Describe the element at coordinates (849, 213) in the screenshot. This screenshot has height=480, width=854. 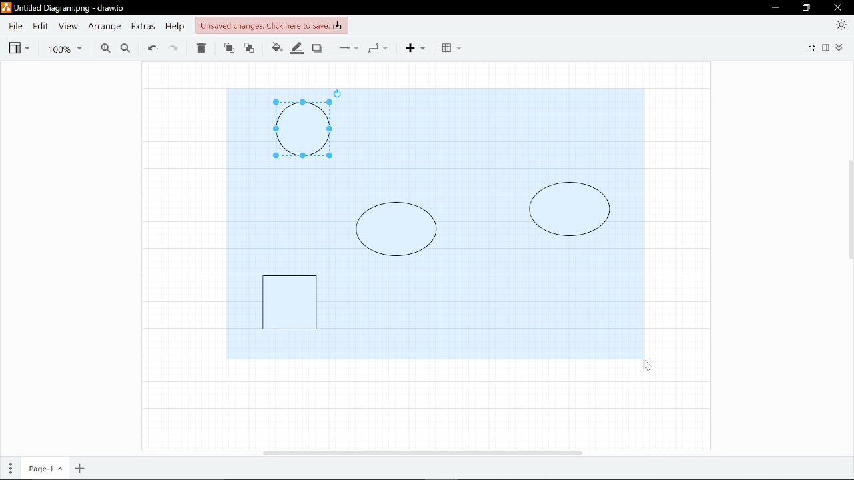
I see `Vertical scrollbar` at that location.